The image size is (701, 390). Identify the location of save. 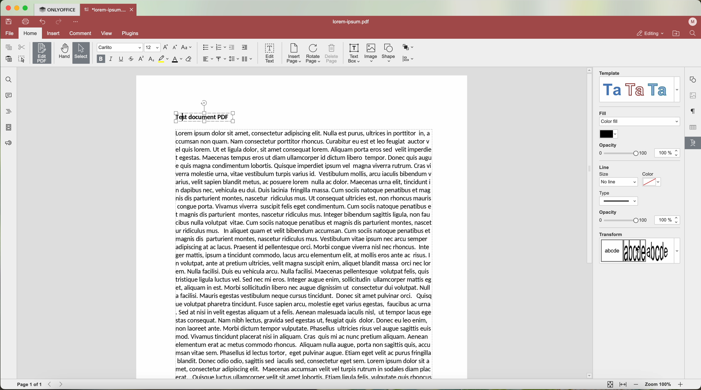
(9, 22).